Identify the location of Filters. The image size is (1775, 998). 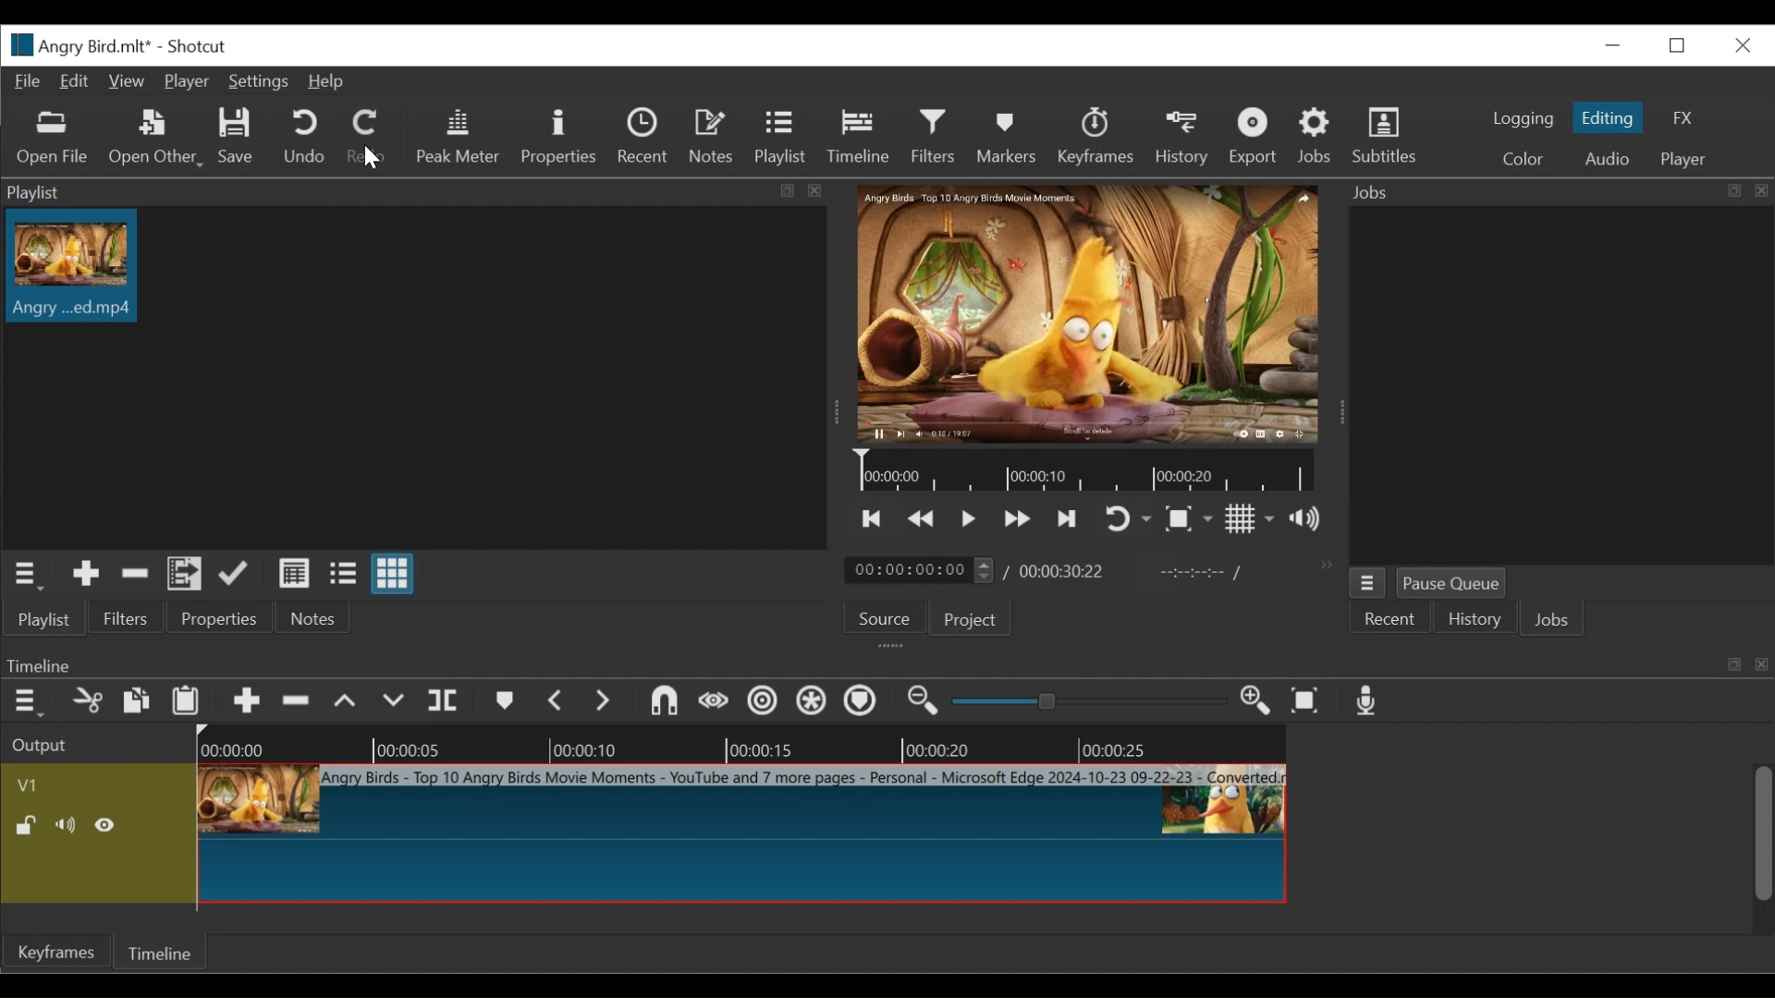
(123, 618).